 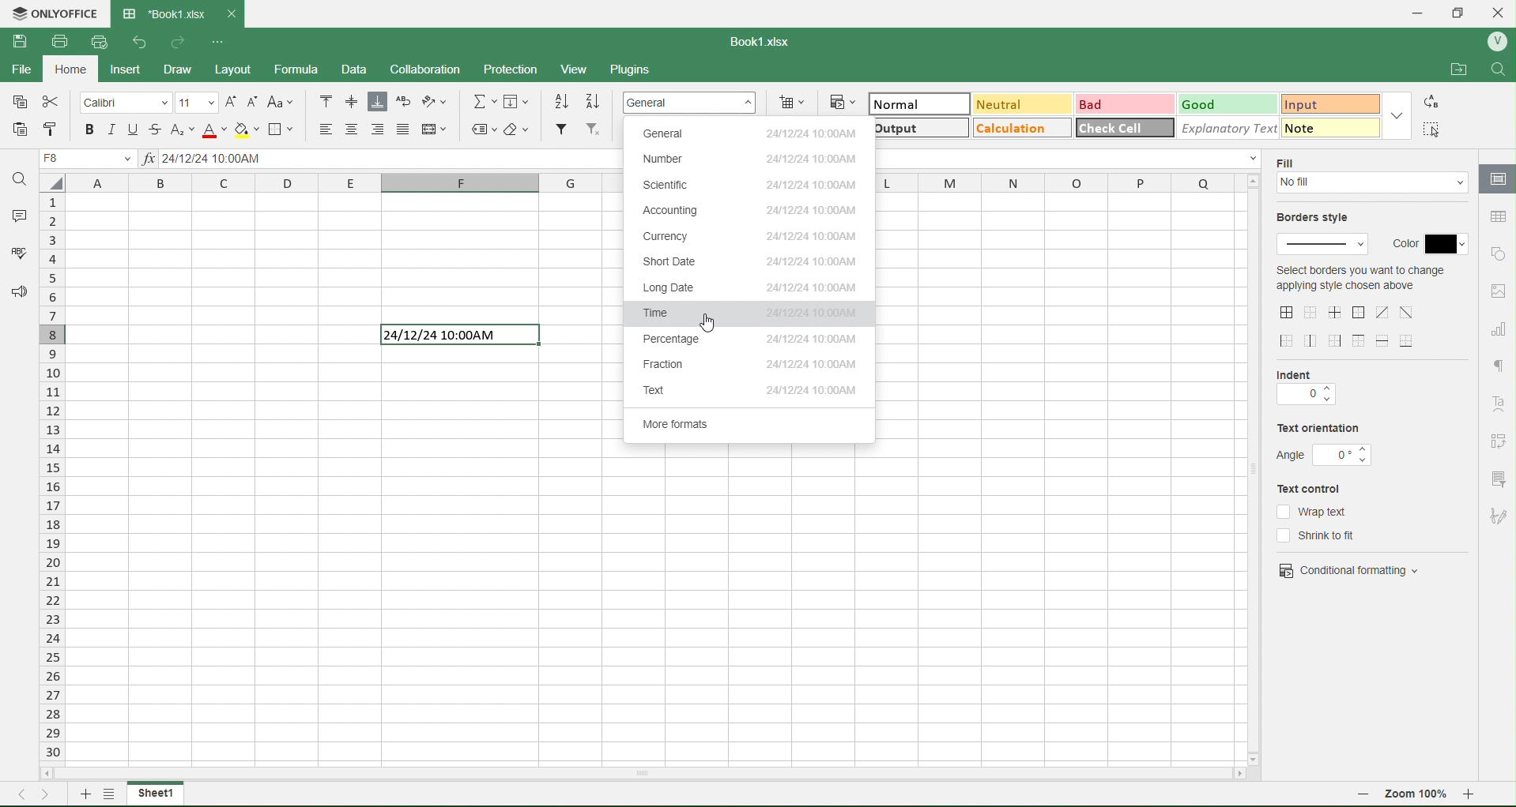 What do you see at coordinates (58, 186) in the screenshot?
I see `select all` at bounding box center [58, 186].